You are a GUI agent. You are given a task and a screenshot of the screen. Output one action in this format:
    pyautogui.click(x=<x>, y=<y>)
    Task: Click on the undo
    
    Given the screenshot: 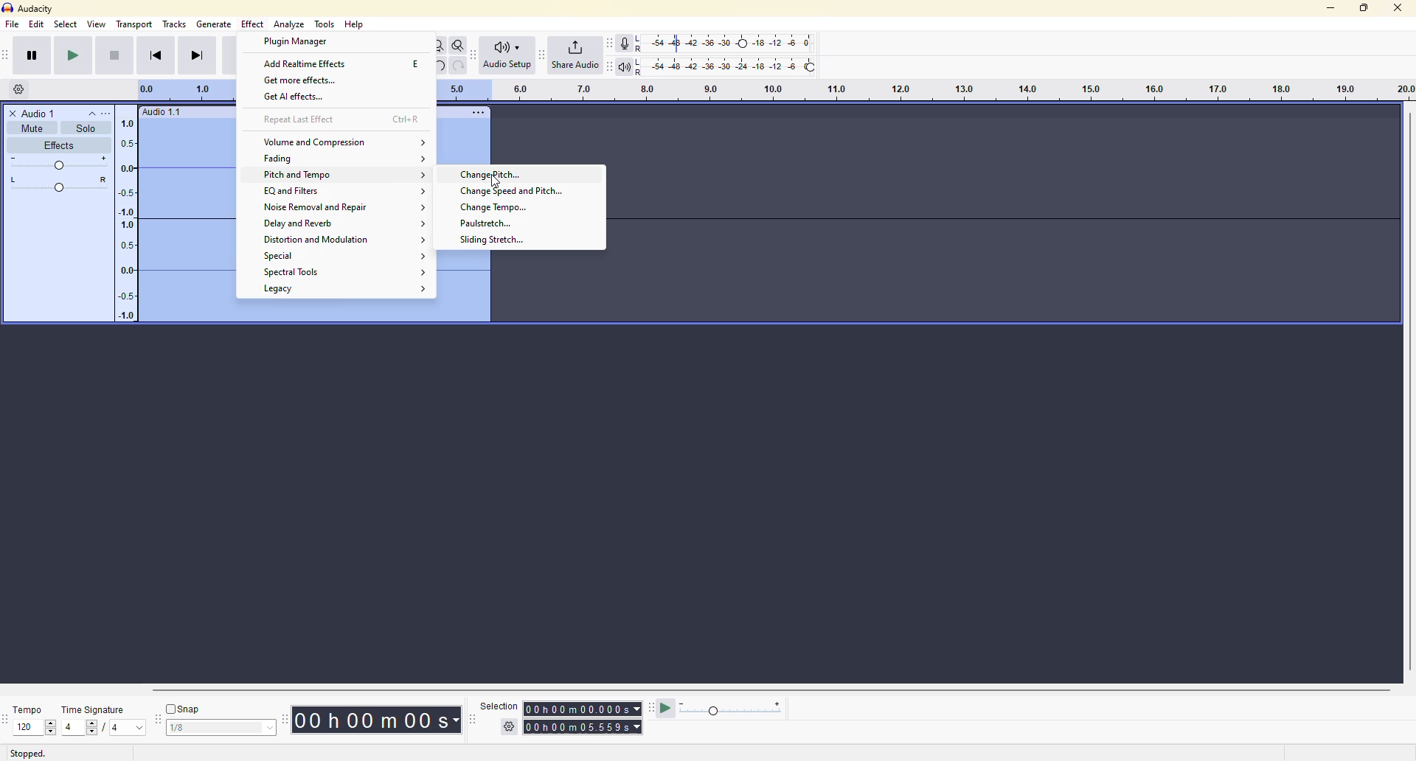 What is the action you would take?
    pyautogui.click(x=438, y=66)
    